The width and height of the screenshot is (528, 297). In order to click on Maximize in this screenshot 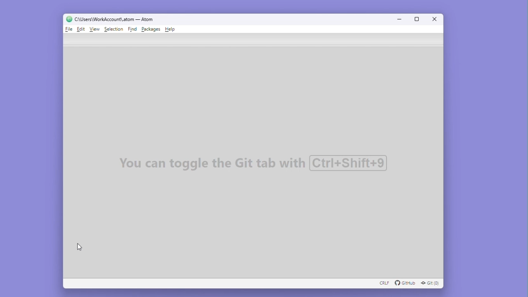, I will do `click(416, 20)`.